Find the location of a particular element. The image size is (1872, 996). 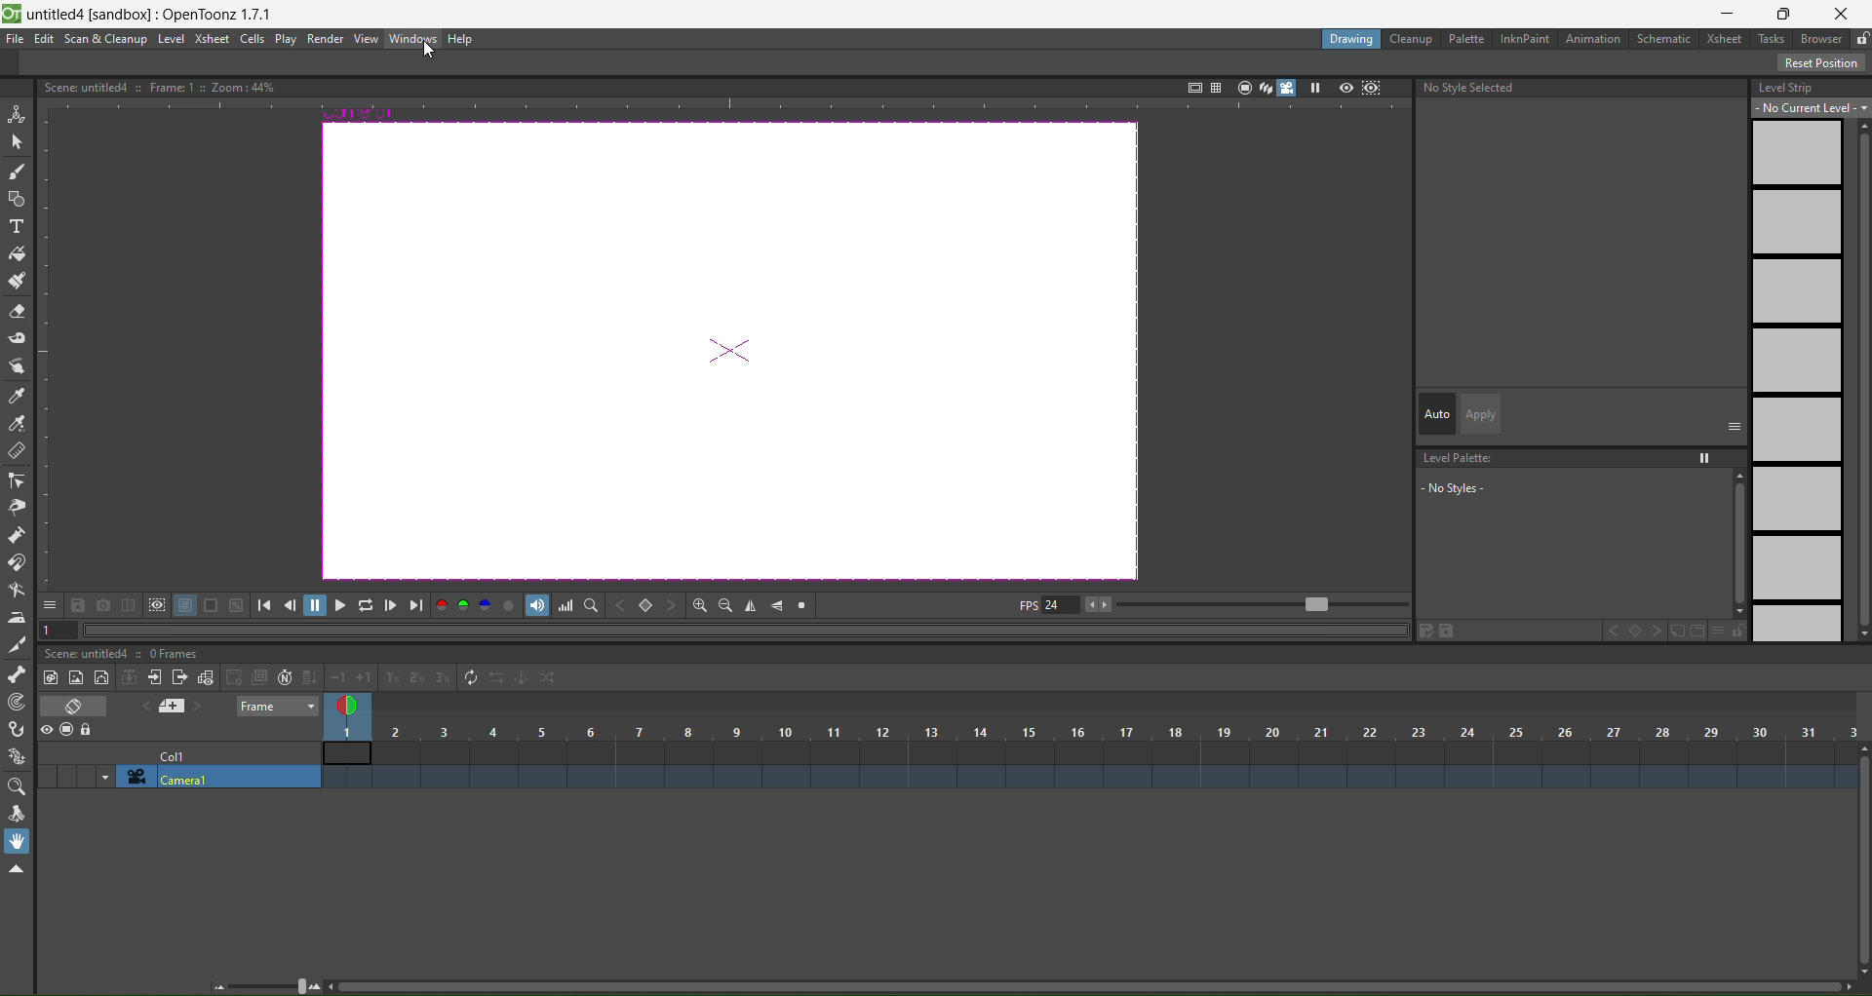

0 frames is located at coordinates (179, 655).